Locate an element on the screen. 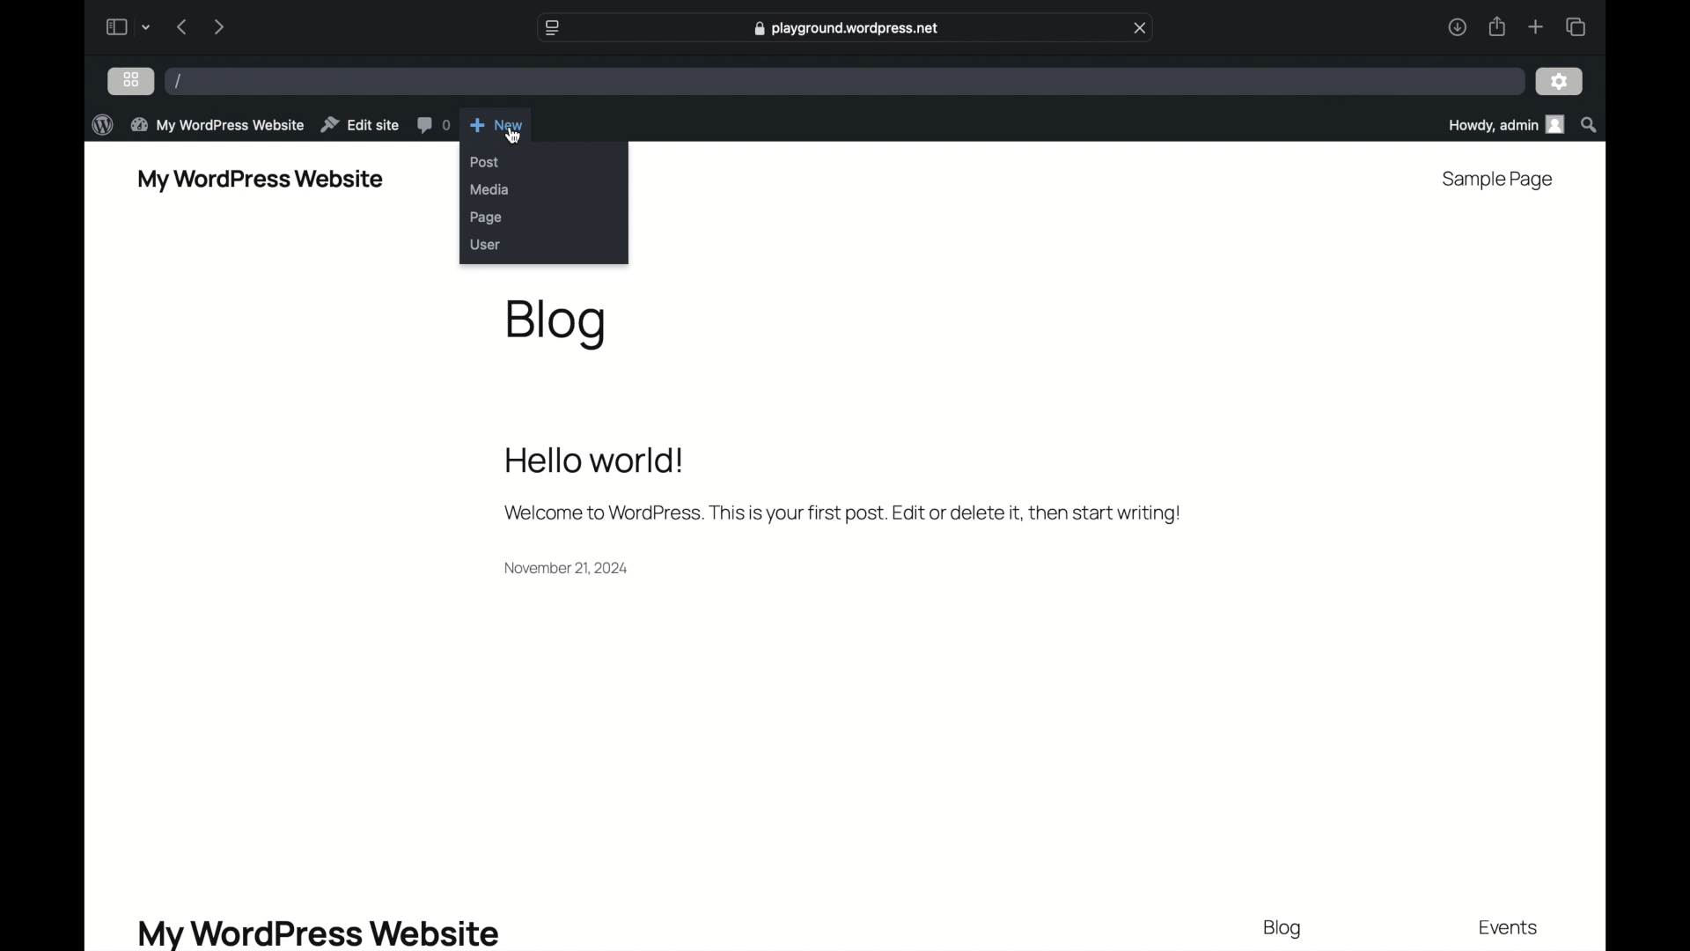 This screenshot has width=1690, height=951. media is located at coordinates (490, 189).